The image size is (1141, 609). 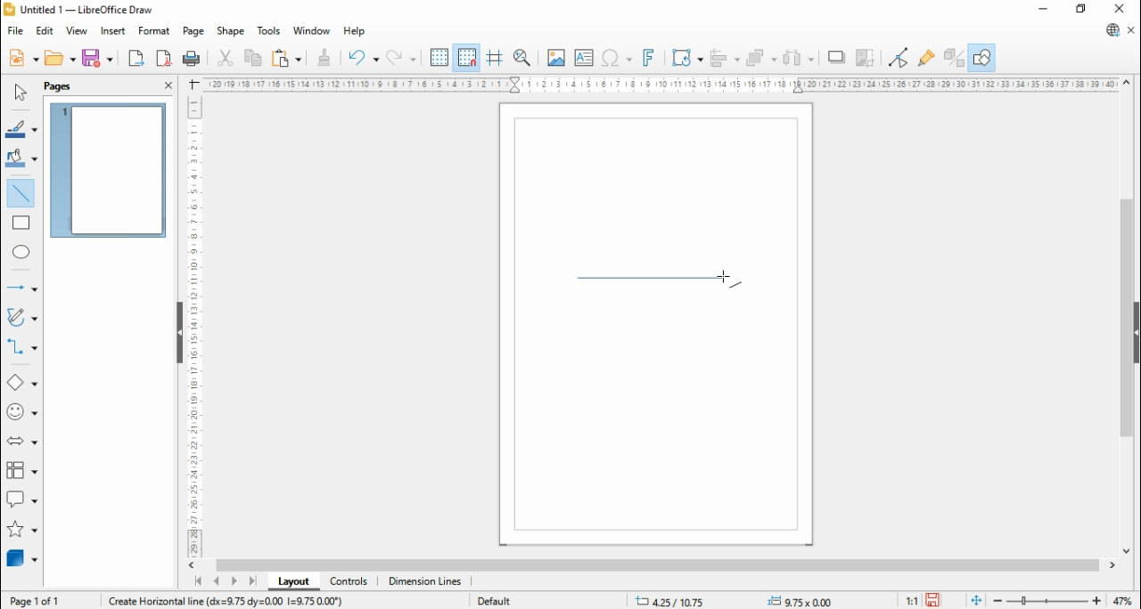 What do you see at coordinates (311, 32) in the screenshot?
I see `window` at bounding box center [311, 32].